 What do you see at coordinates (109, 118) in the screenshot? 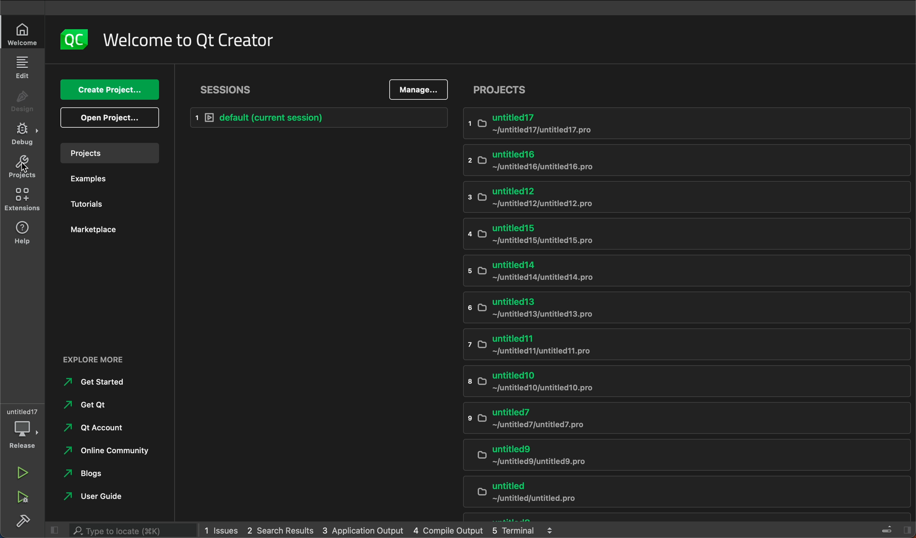
I see `open project` at bounding box center [109, 118].